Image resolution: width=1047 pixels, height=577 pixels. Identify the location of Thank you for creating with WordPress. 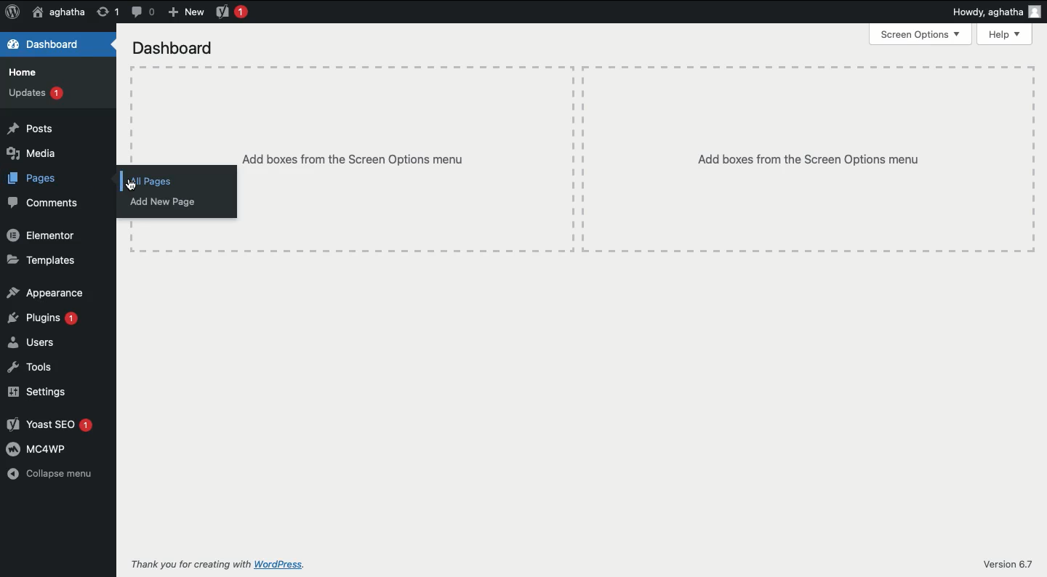
(217, 564).